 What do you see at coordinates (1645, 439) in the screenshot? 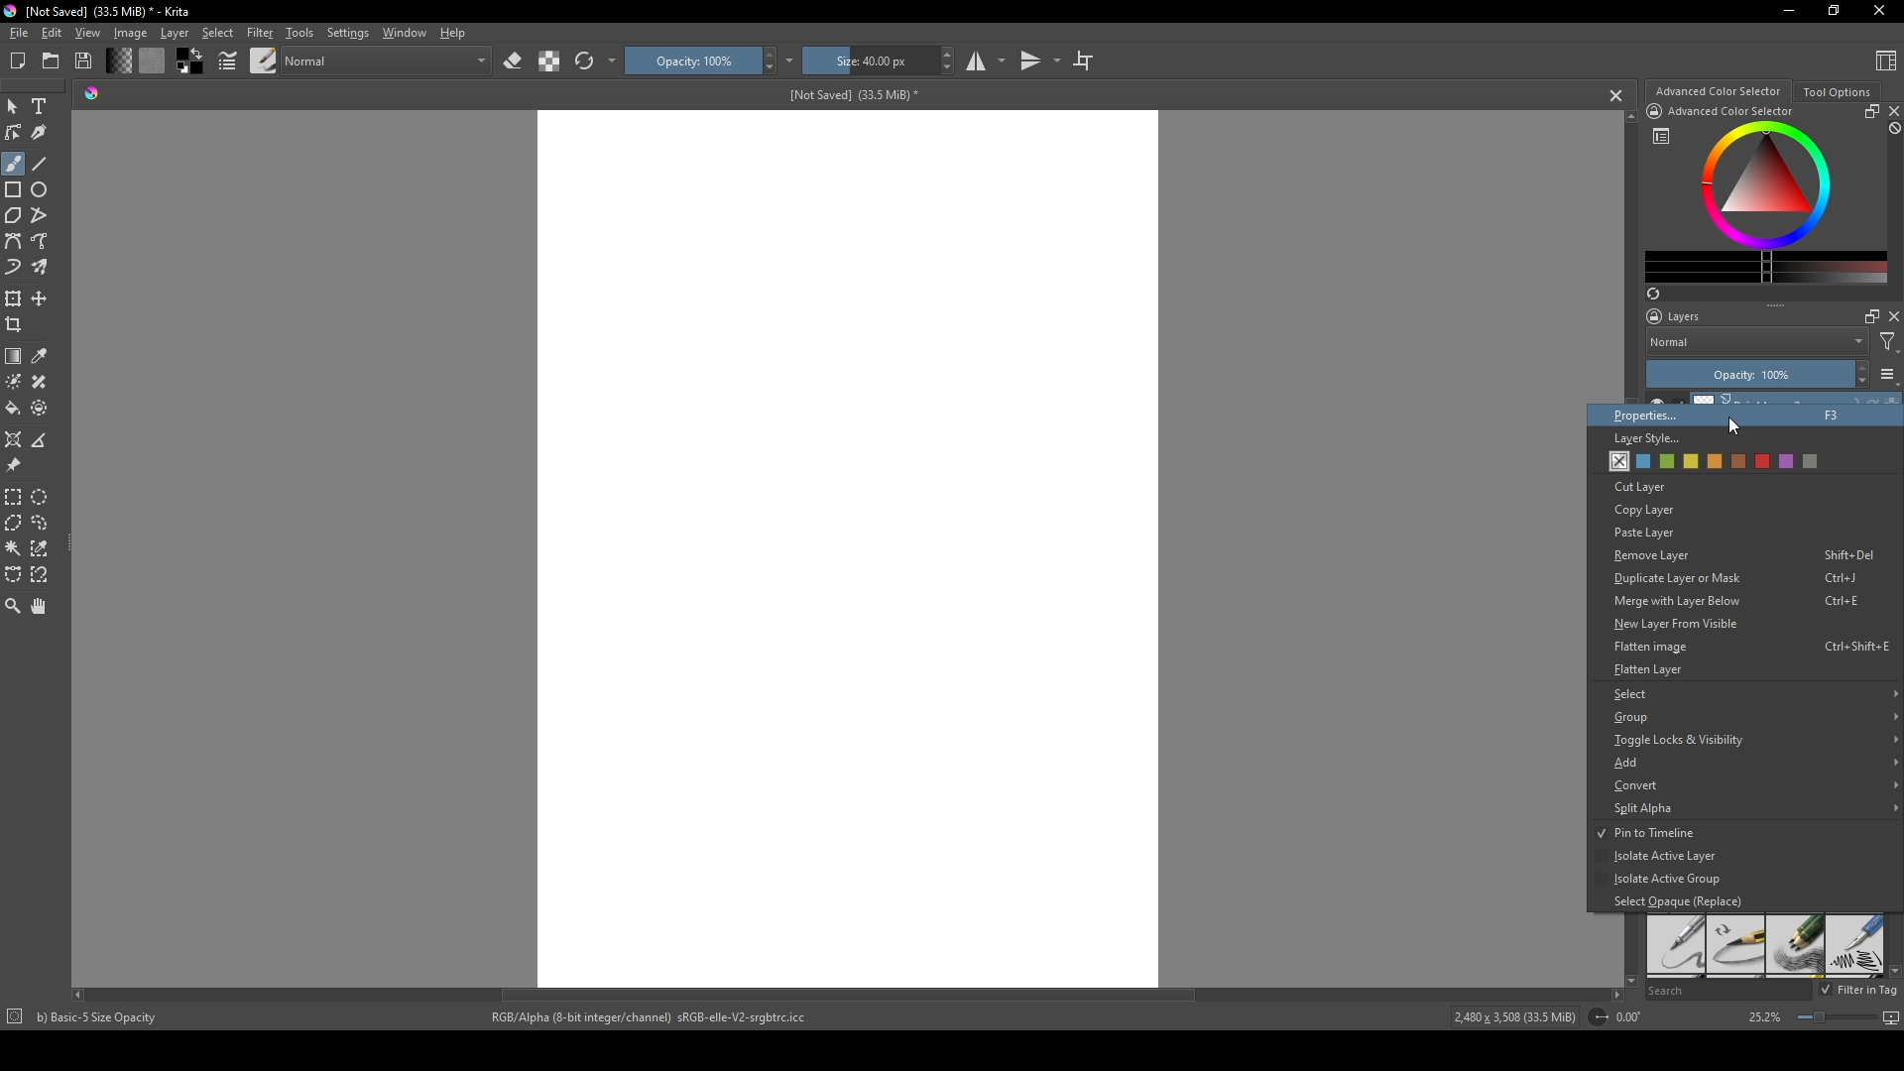
I see `Layer Style...` at bounding box center [1645, 439].